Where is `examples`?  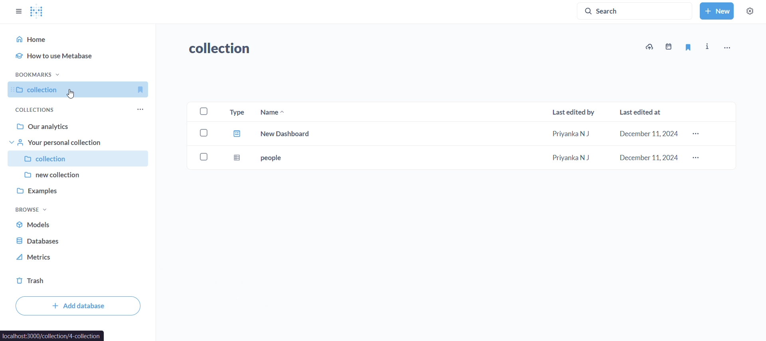
examples is located at coordinates (77, 191).